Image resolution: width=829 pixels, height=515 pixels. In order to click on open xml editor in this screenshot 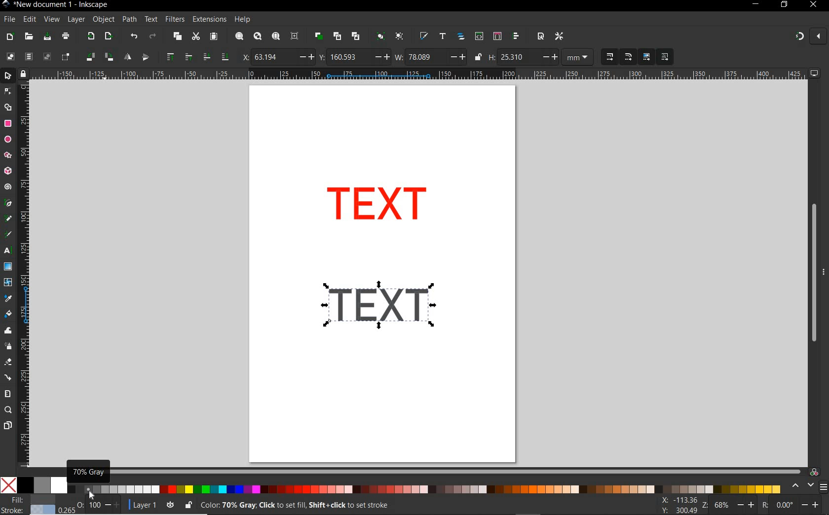, I will do `click(478, 37)`.